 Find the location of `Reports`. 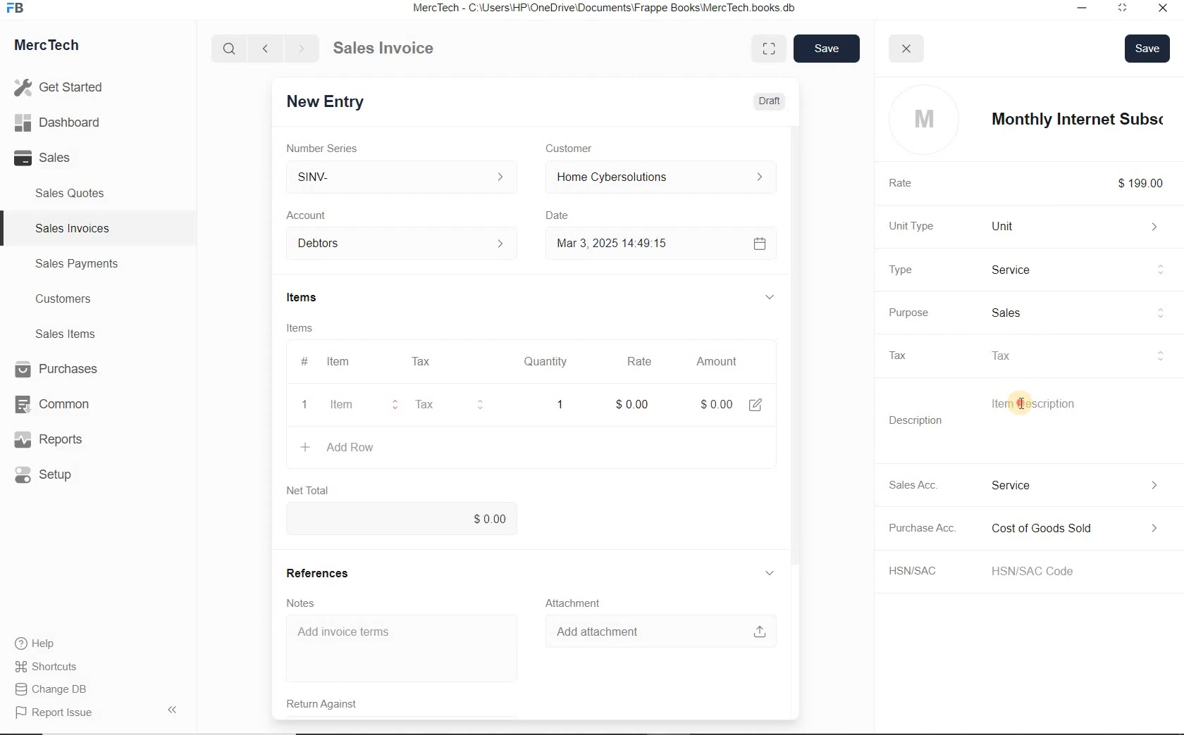

Reports is located at coordinates (59, 440).